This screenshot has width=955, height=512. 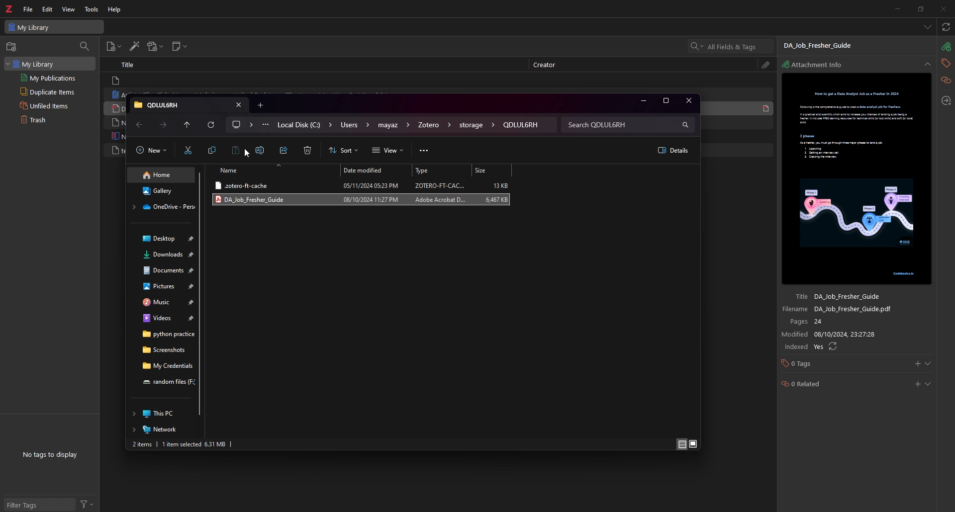 What do you see at coordinates (140, 125) in the screenshot?
I see `back` at bounding box center [140, 125].